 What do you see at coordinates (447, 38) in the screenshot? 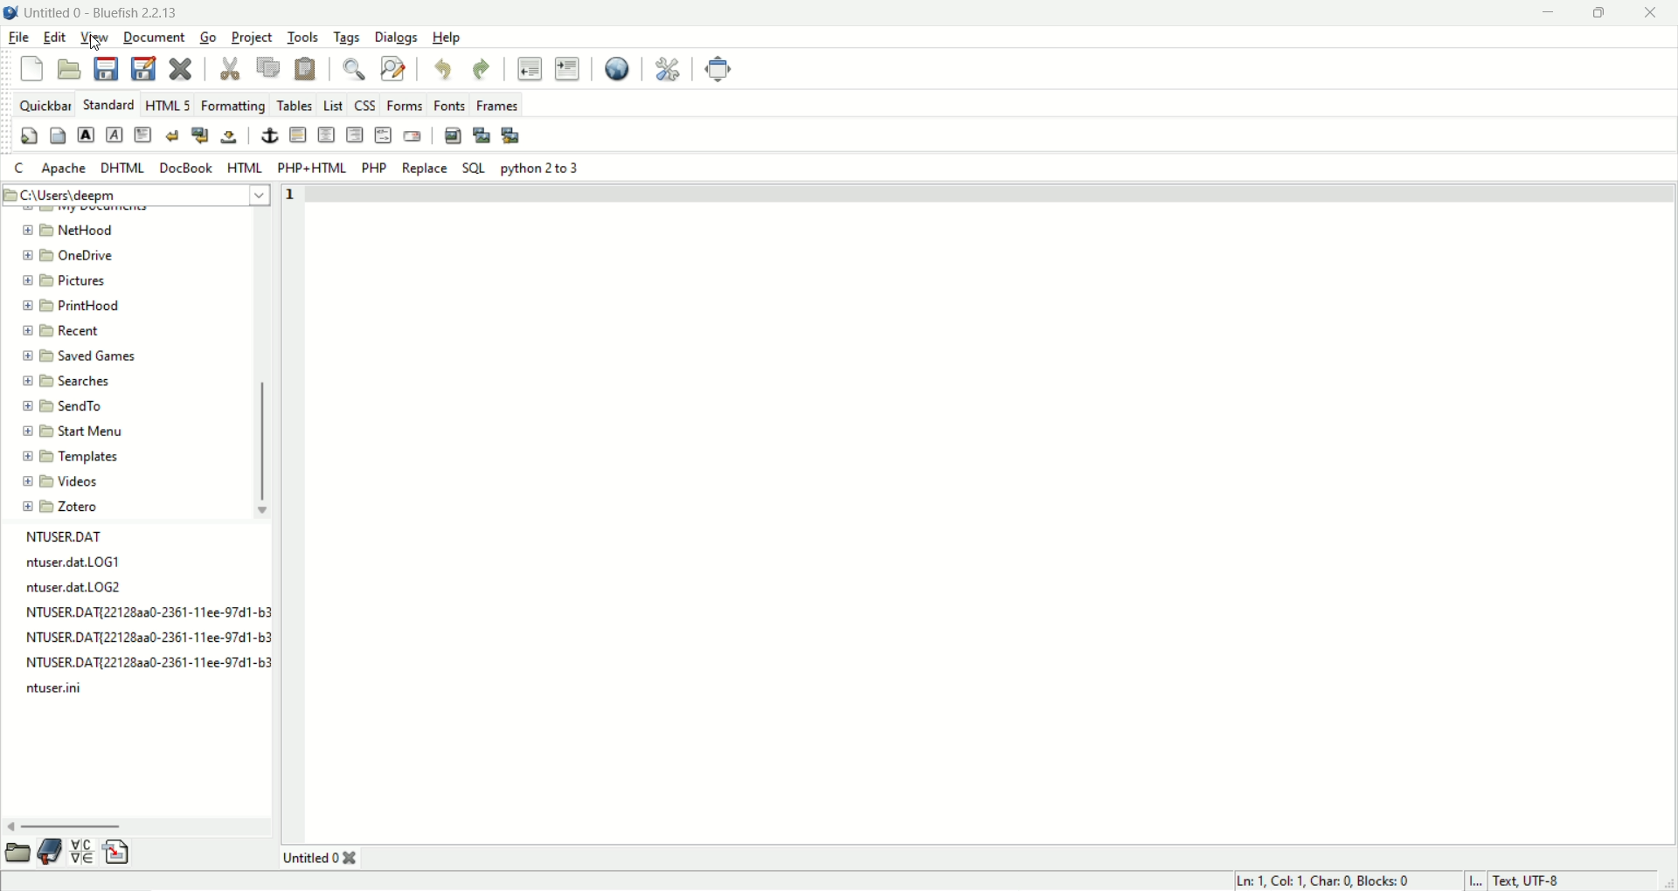
I see `help` at bounding box center [447, 38].